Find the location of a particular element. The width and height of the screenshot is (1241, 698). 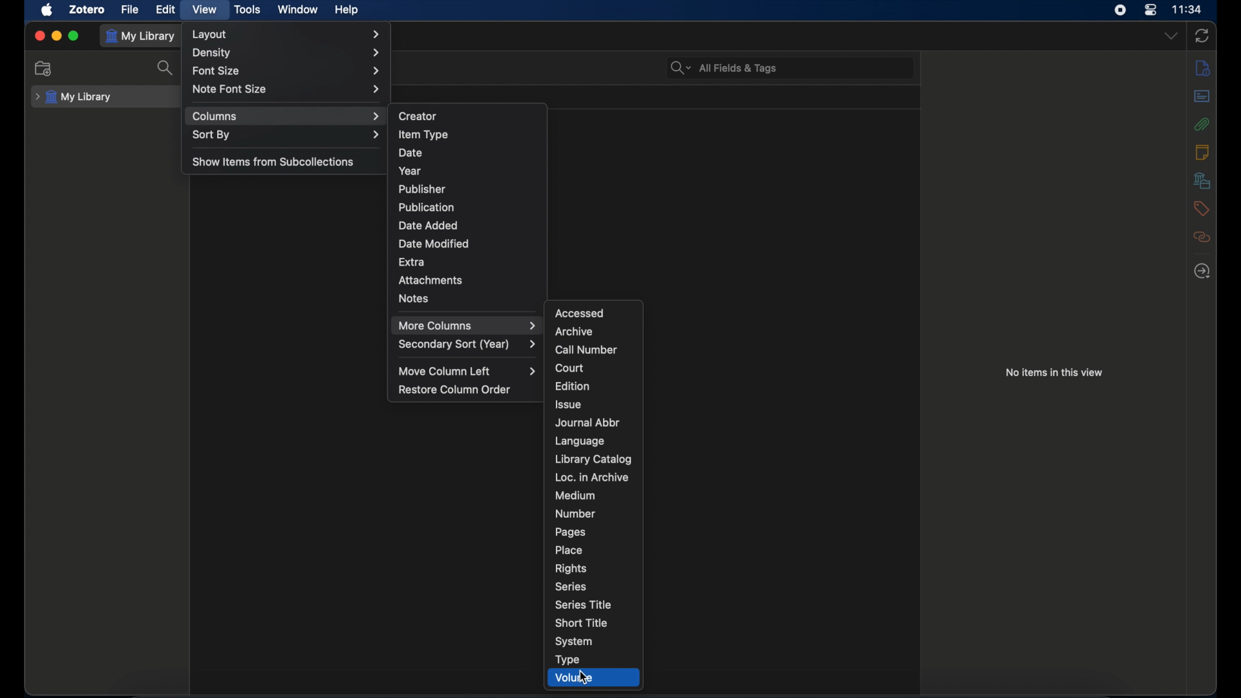

time is located at coordinates (1187, 8).